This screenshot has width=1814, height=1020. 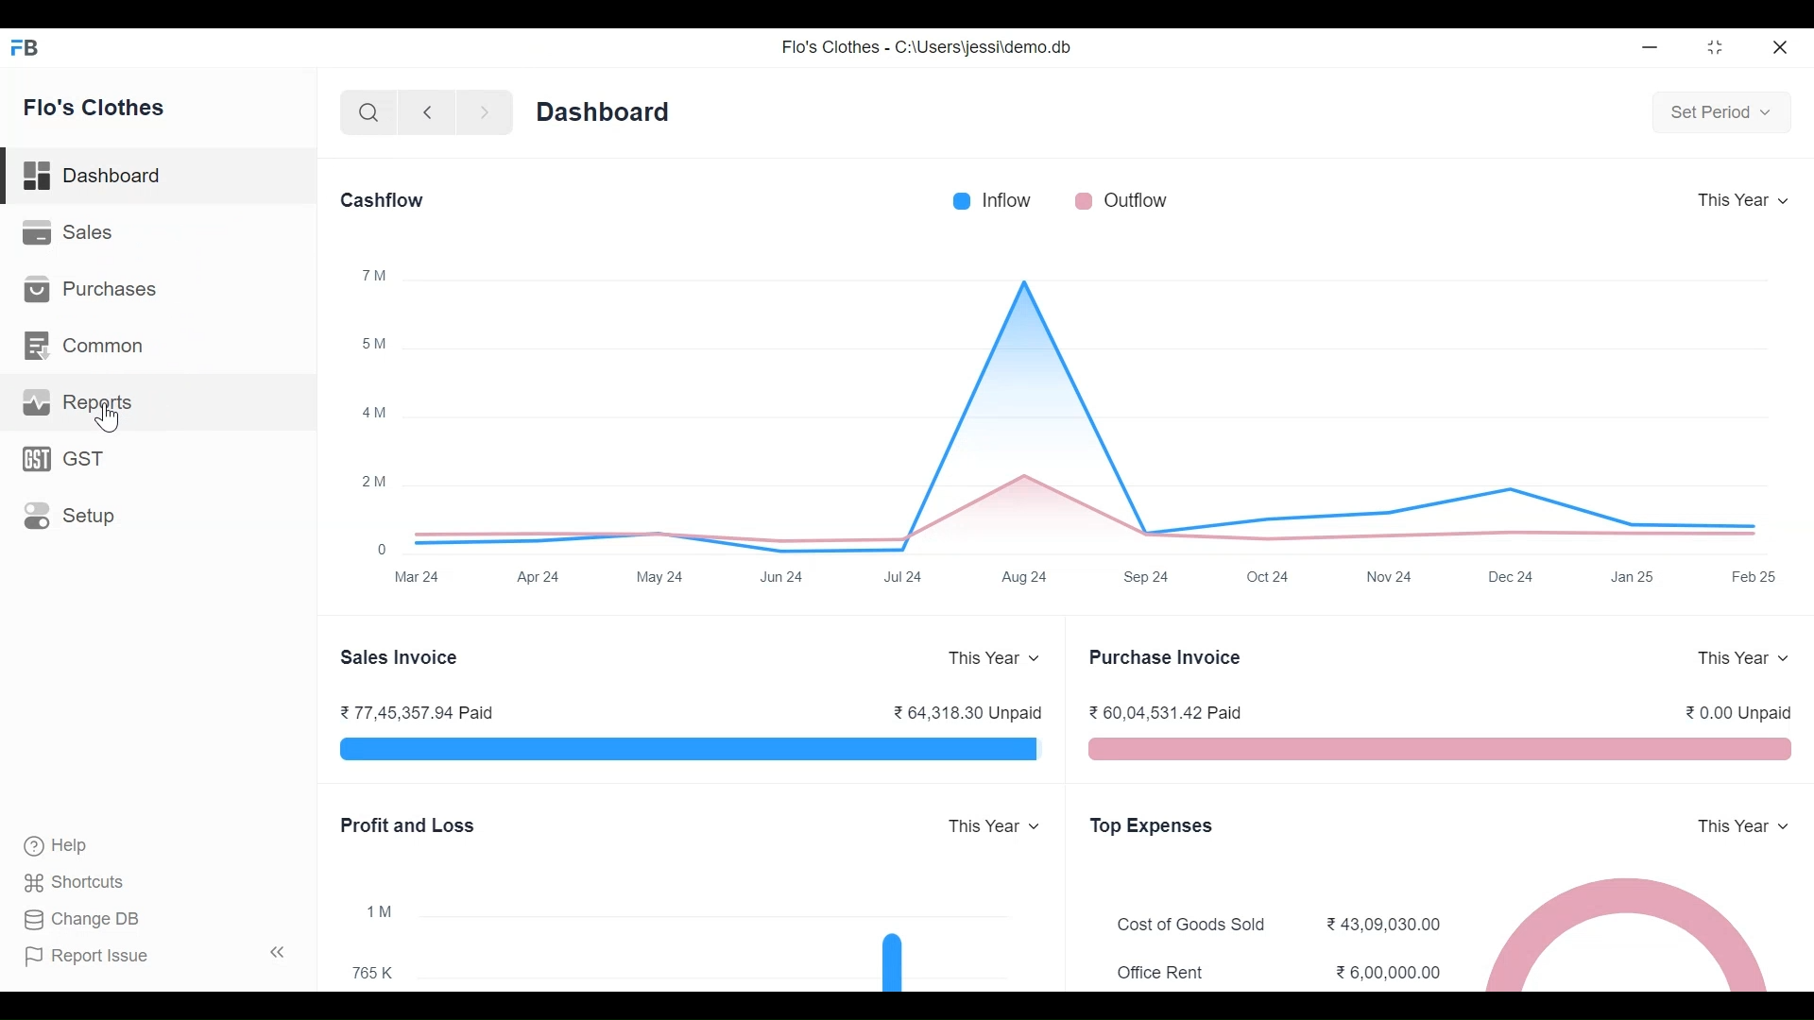 What do you see at coordinates (374, 483) in the screenshot?
I see `2M` at bounding box center [374, 483].